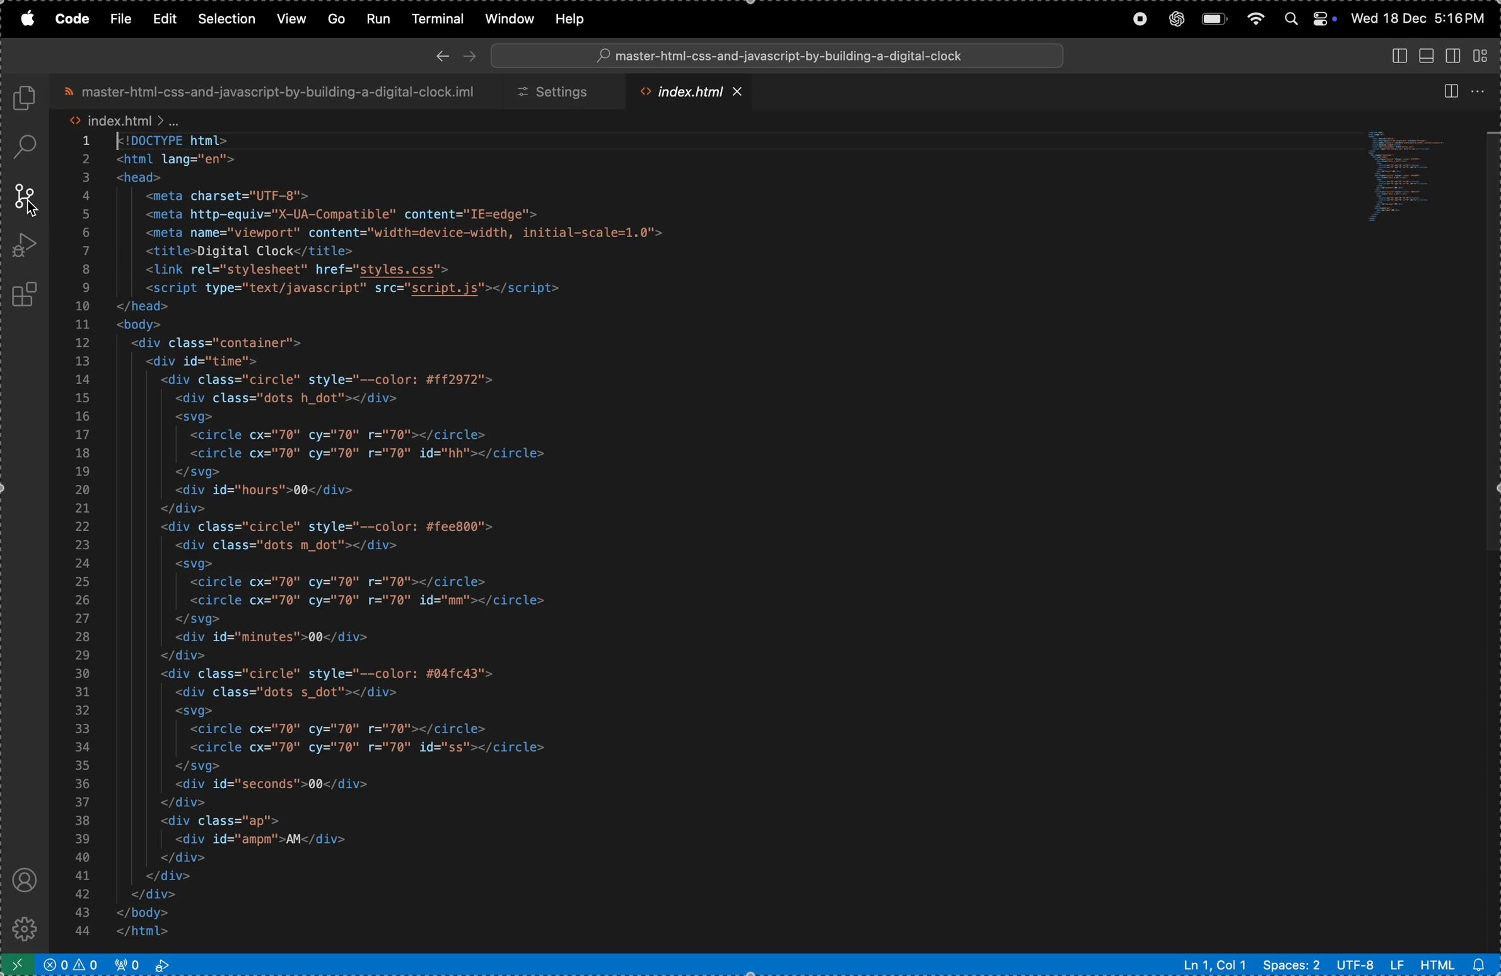 This screenshot has width=1501, height=976. Describe the element at coordinates (332, 380) in the screenshot. I see `<div class="circle" style="--color: #ff2972">` at that location.